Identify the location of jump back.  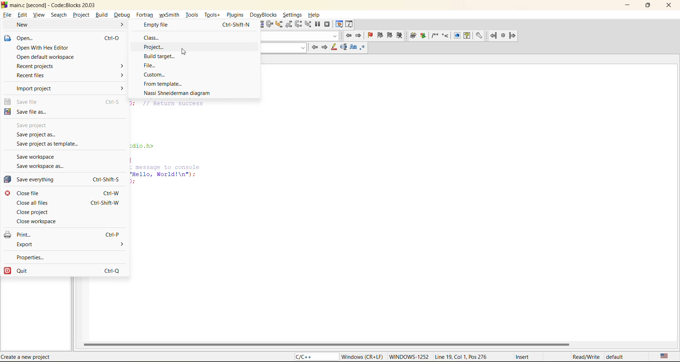
(350, 36).